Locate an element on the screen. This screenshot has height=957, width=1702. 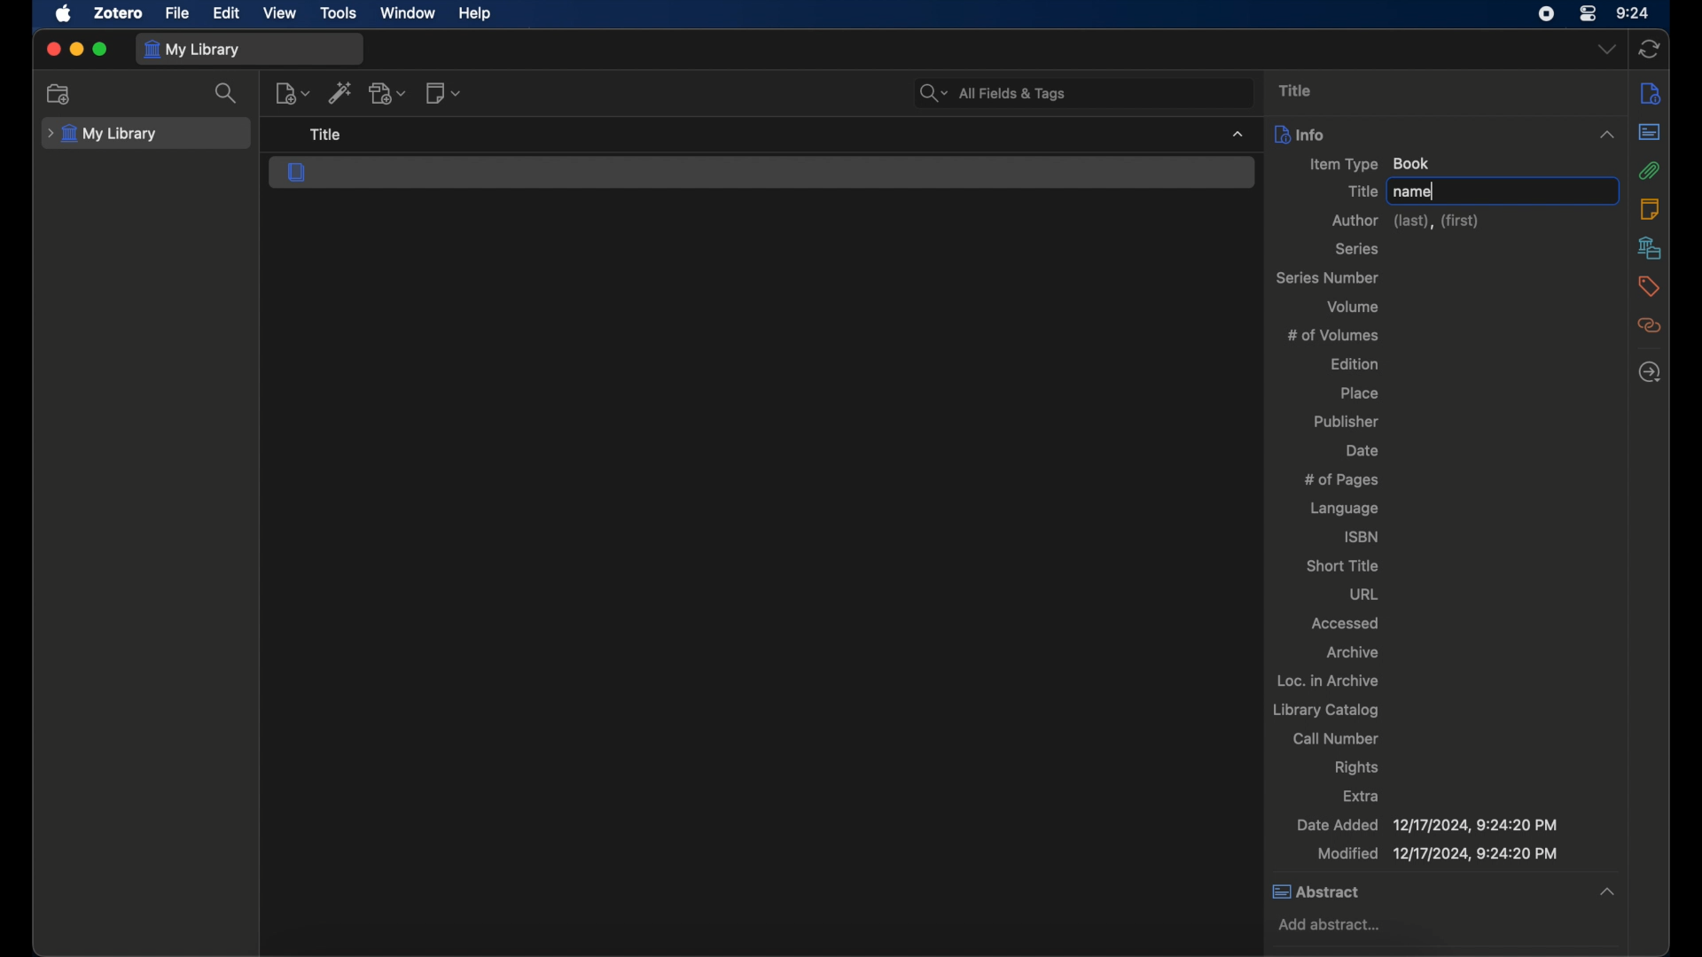
add attachment is located at coordinates (389, 93).